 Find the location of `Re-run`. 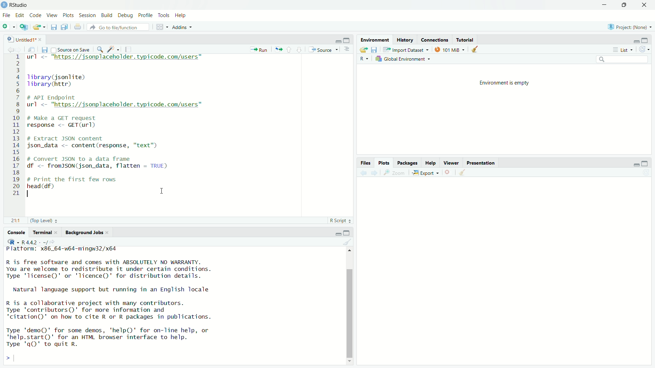

Re-run is located at coordinates (277, 49).